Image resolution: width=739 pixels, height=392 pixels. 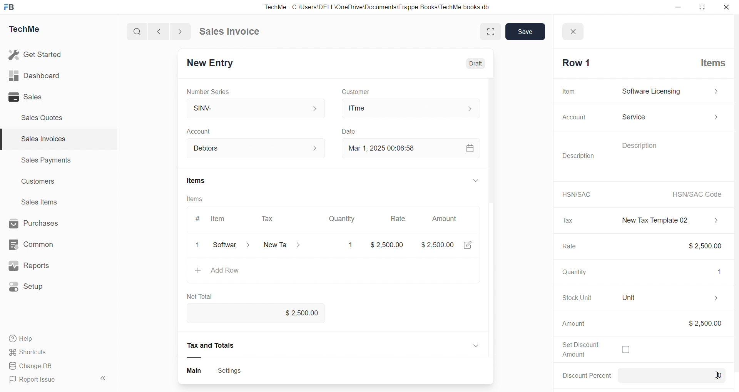 I want to click on Account, so click(x=203, y=130).